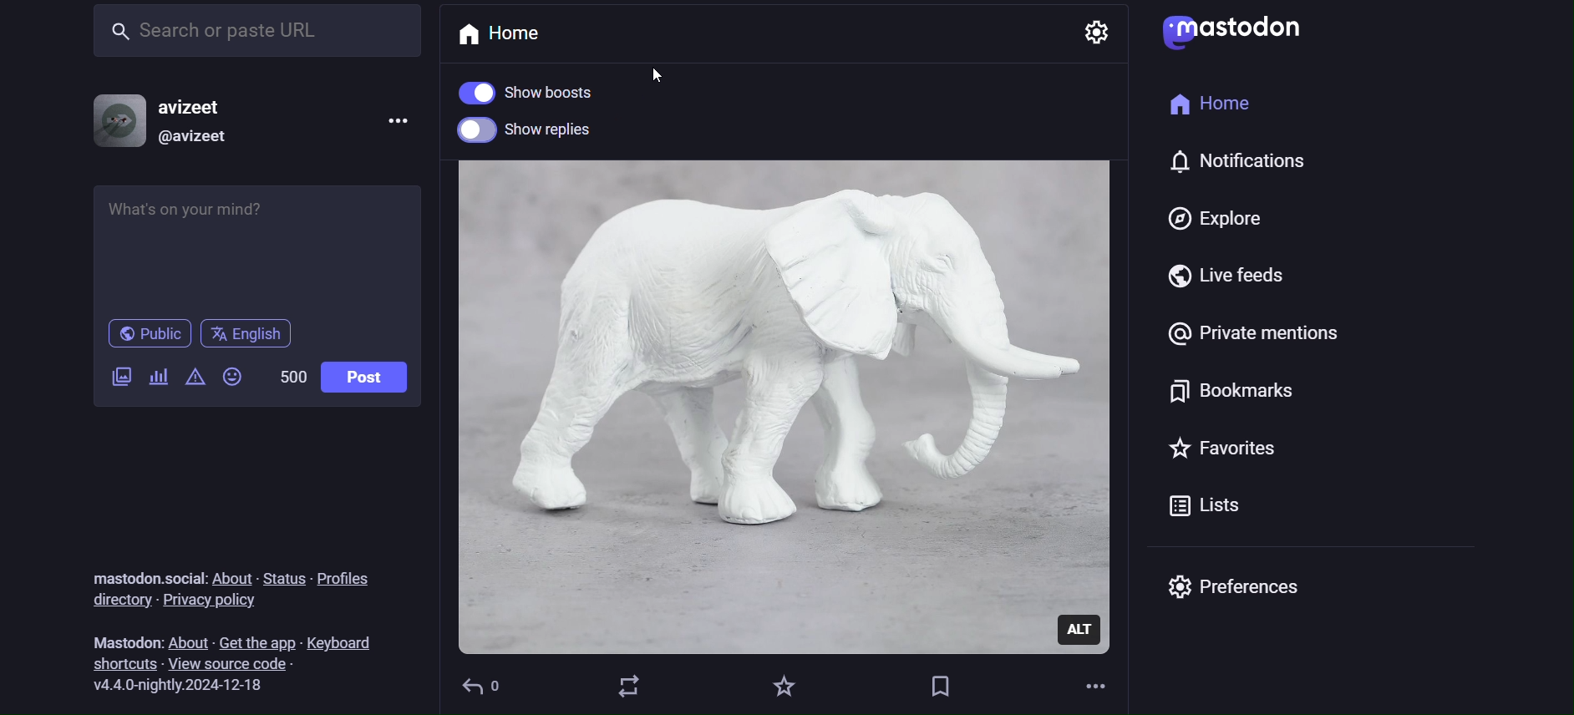 The width and height of the screenshot is (1574, 715). I want to click on status, so click(285, 574).